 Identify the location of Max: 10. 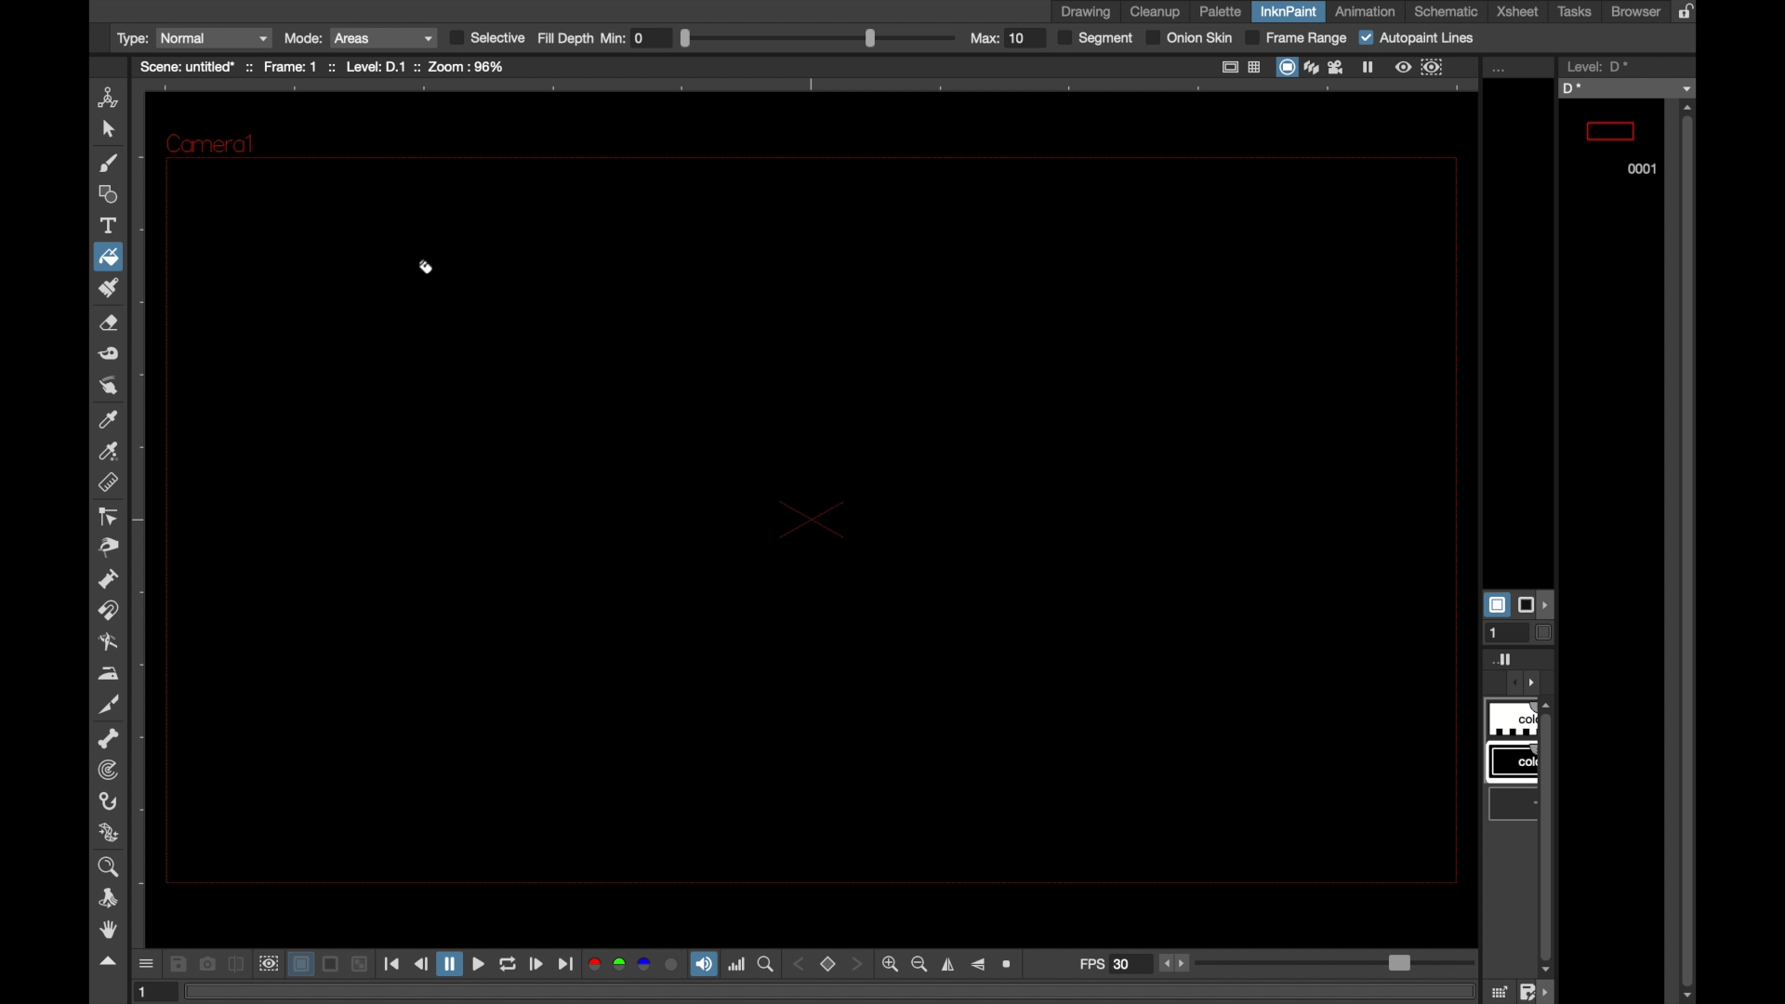
(1007, 38).